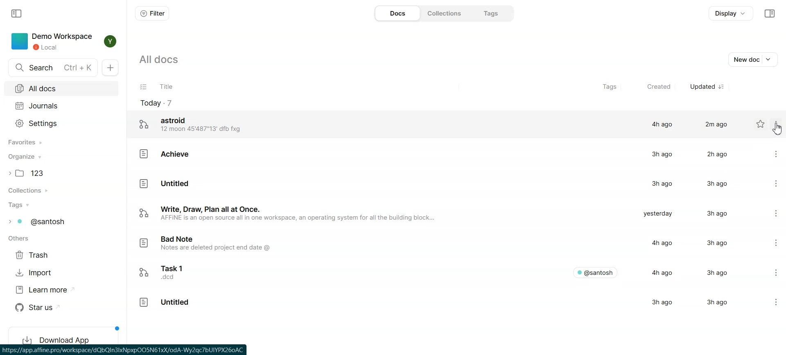 The image size is (786, 355). What do you see at coordinates (665, 304) in the screenshot?
I see `3h ago` at bounding box center [665, 304].